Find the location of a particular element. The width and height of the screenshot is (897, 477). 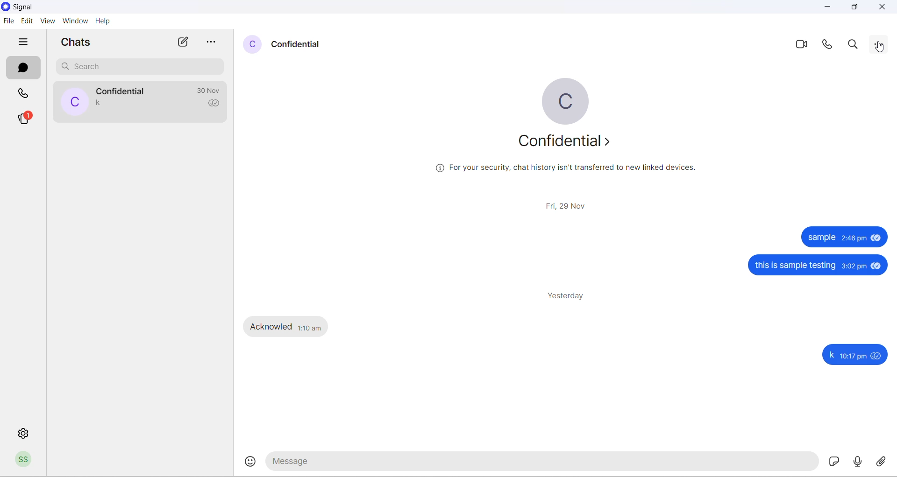

maximize is located at coordinates (854, 8).